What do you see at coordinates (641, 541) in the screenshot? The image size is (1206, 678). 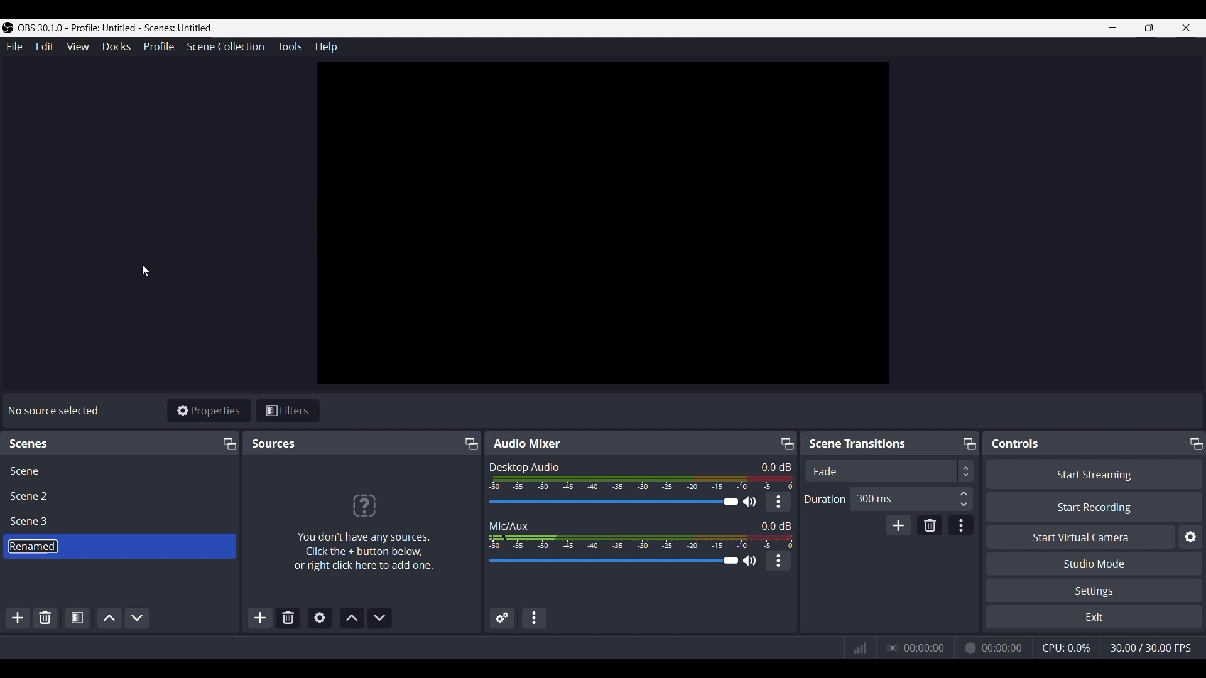 I see `Volume Meter` at bounding box center [641, 541].